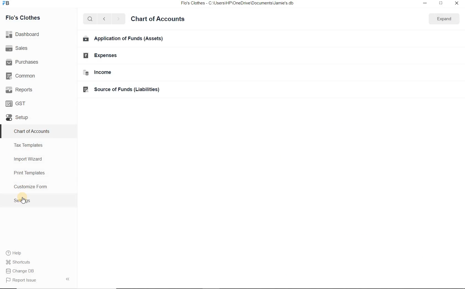 Image resolution: width=465 pixels, height=289 pixels. I want to click on Settings, so click(38, 200).